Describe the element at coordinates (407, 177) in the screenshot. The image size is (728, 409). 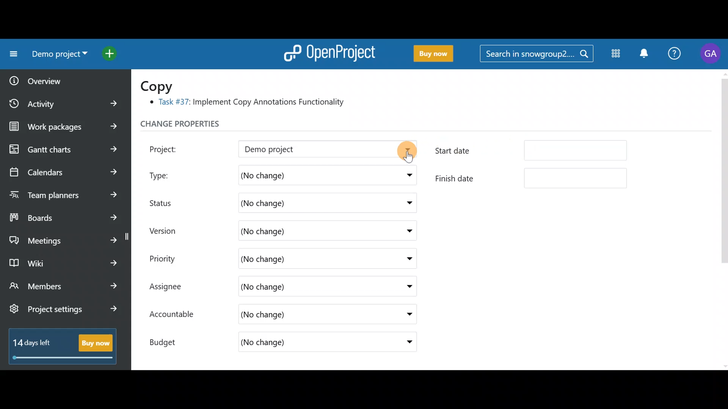
I see `Type drop down` at that location.